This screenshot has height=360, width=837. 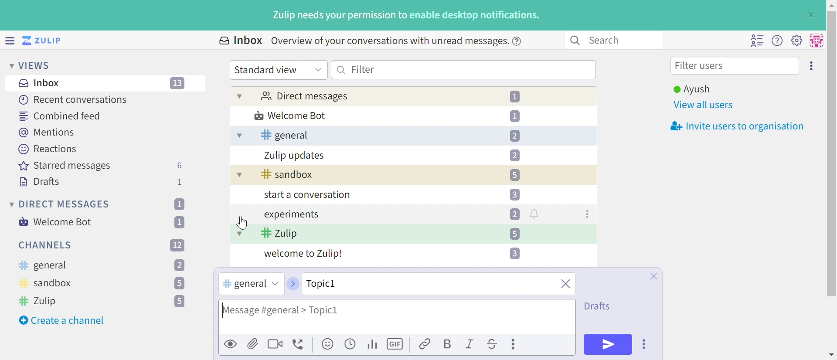 What do you see at coordinates (40, 183) in the screenshot?
I see `Drafts` at bounding box center [40, 183].